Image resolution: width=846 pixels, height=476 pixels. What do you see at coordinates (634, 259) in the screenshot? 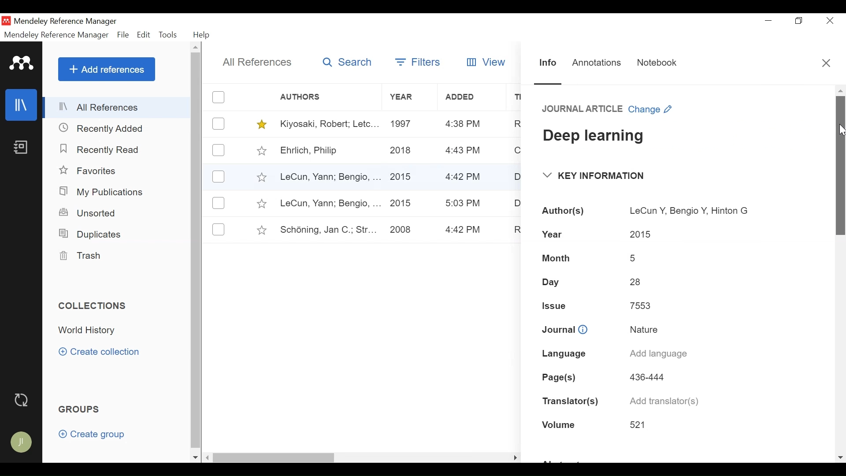
I see `5` at bounding box center [634, 259].